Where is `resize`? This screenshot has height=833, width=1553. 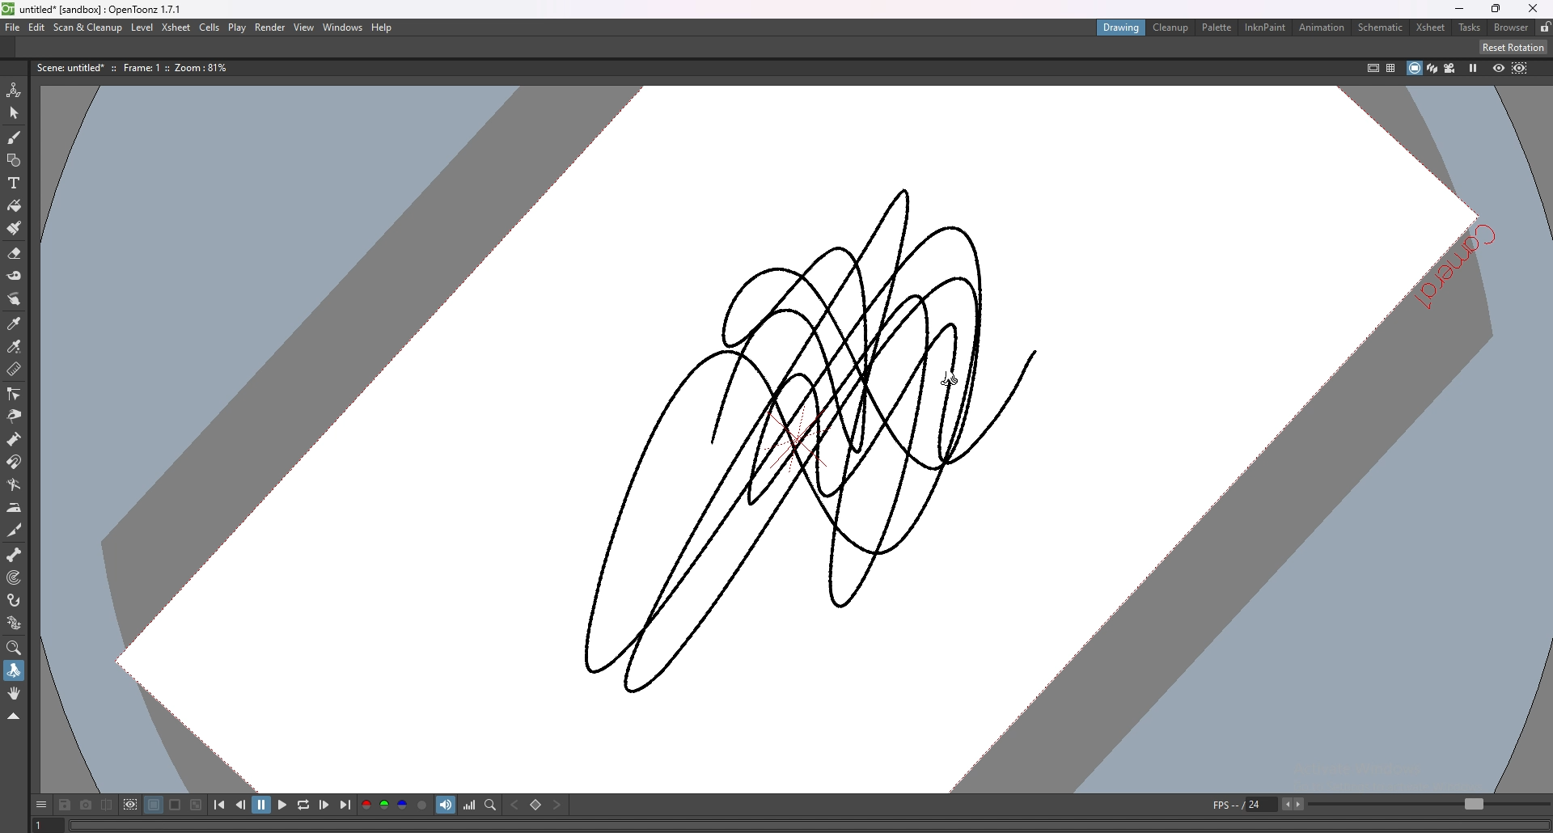
resize is located at coordinates (1496, 8).